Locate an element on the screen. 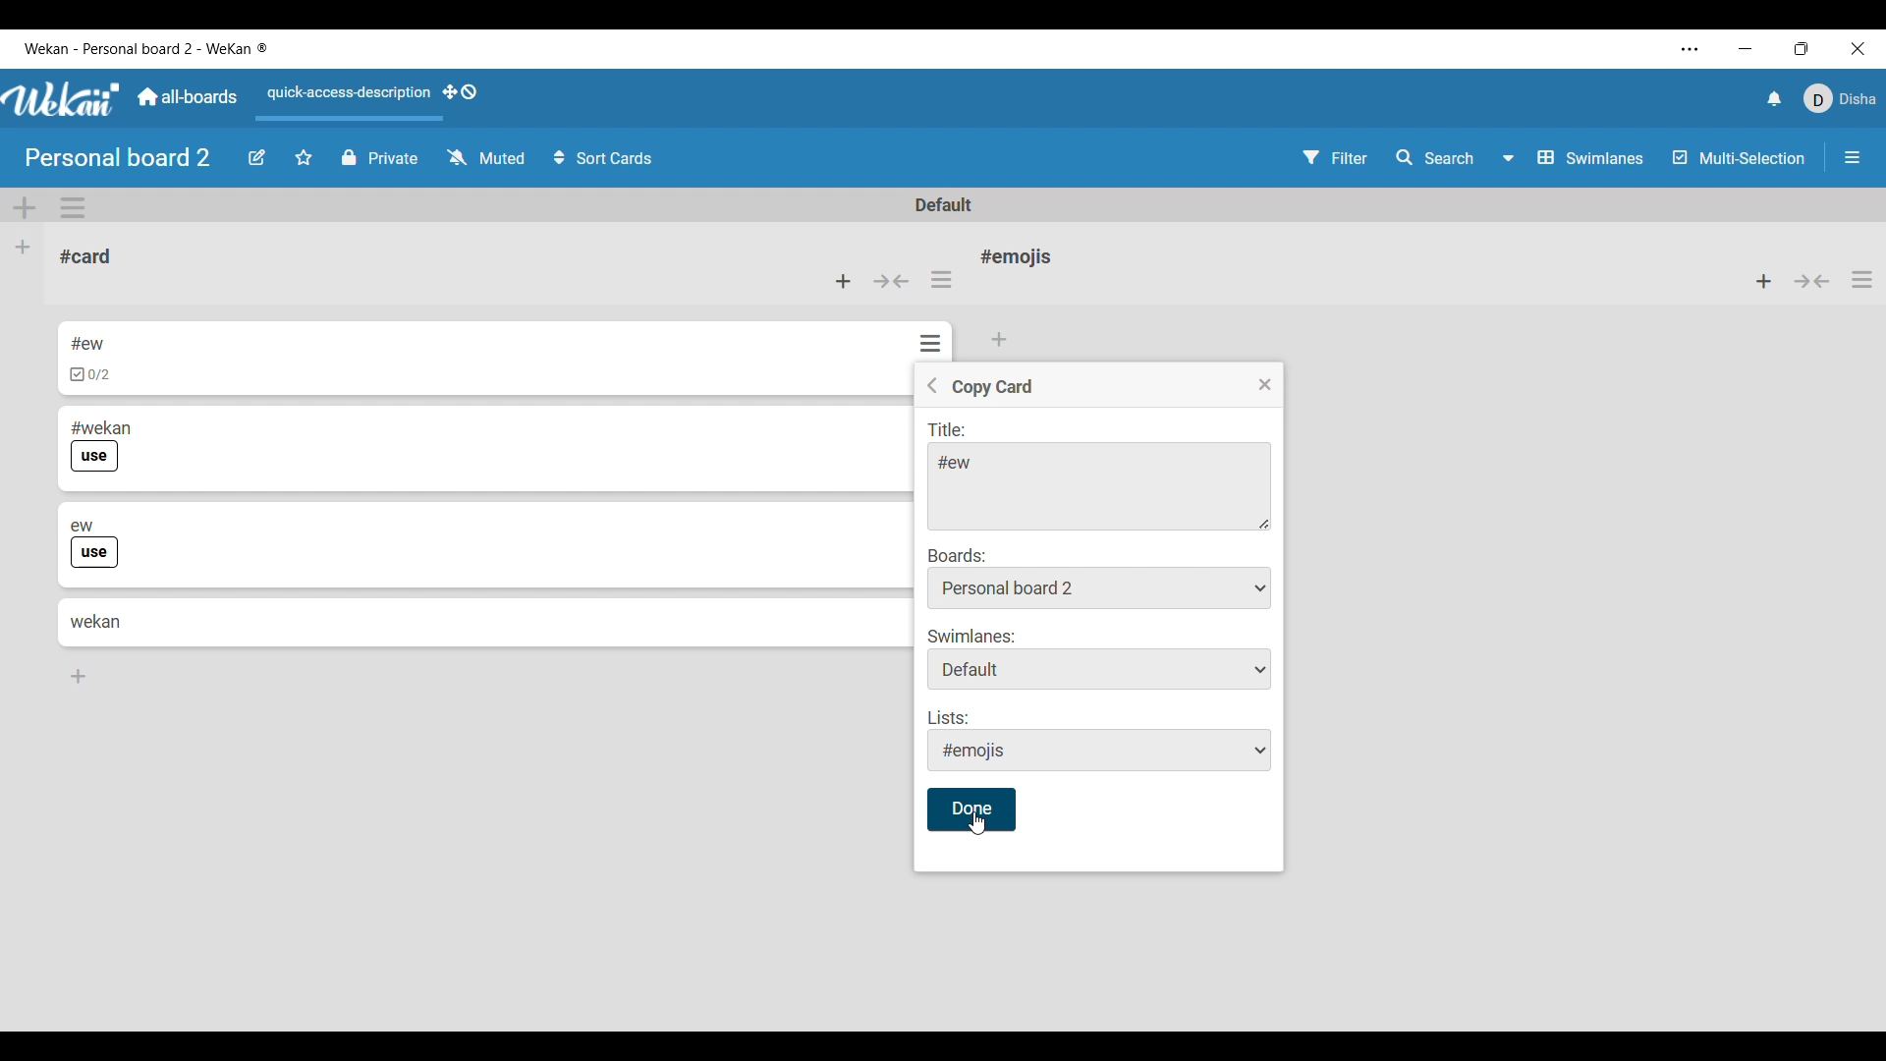 The width and height of the screenshot is (1886, 1061). Current account is located at coordinates (1841, 98).